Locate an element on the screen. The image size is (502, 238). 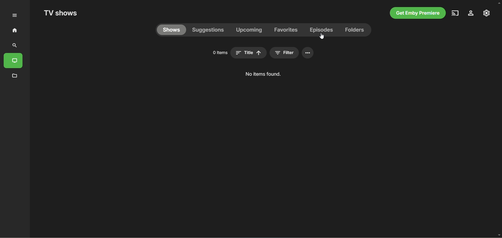
settings is located at coordinates (308, 53).